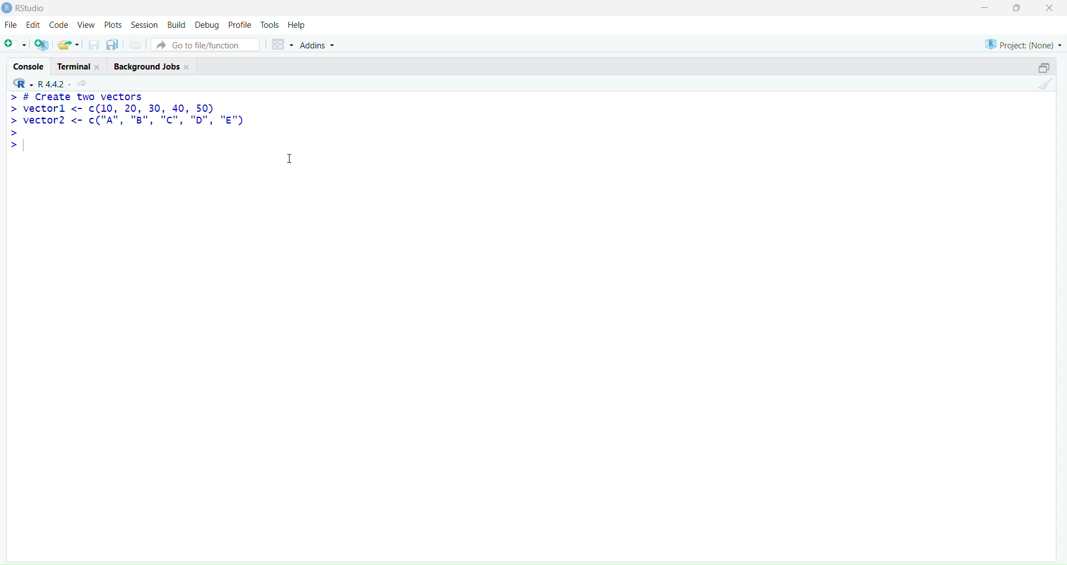  Describe the element at coordinates (177, 24) in the screenshot. I see `Build` at that location.